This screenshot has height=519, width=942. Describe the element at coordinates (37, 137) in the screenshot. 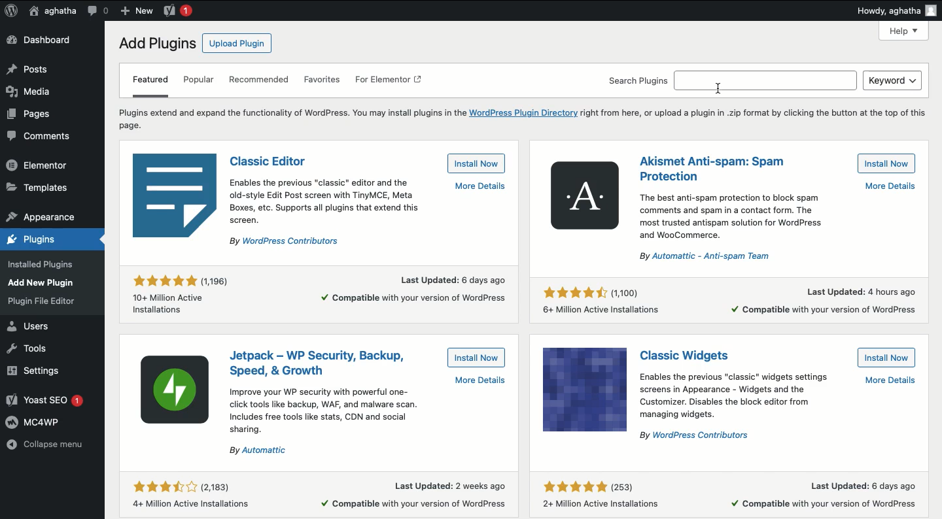

I see `Comments` at that location.